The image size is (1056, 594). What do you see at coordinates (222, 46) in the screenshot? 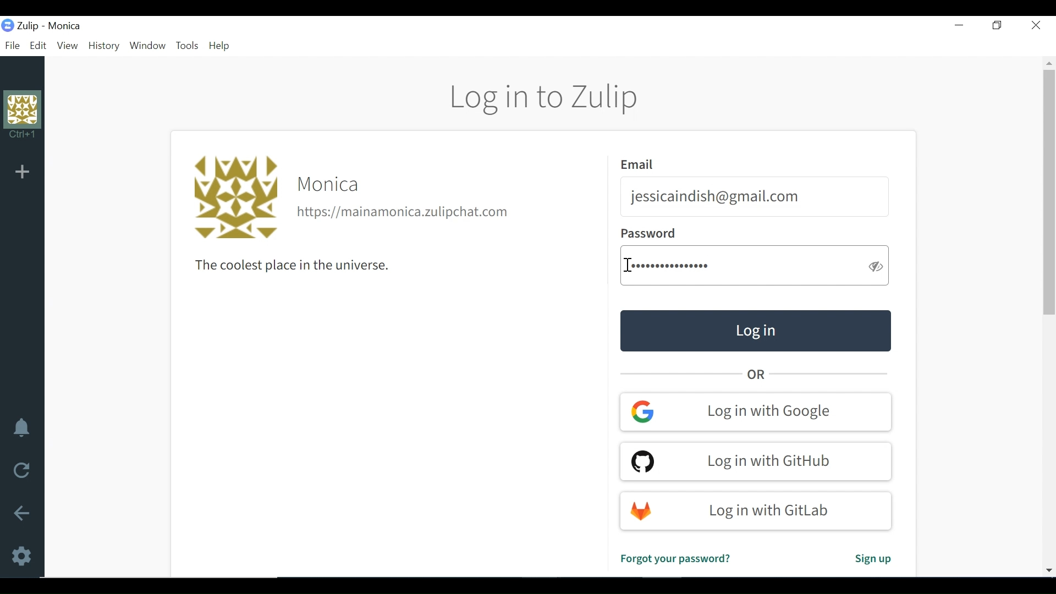
I see `Help` at bounding box center [222, 46].